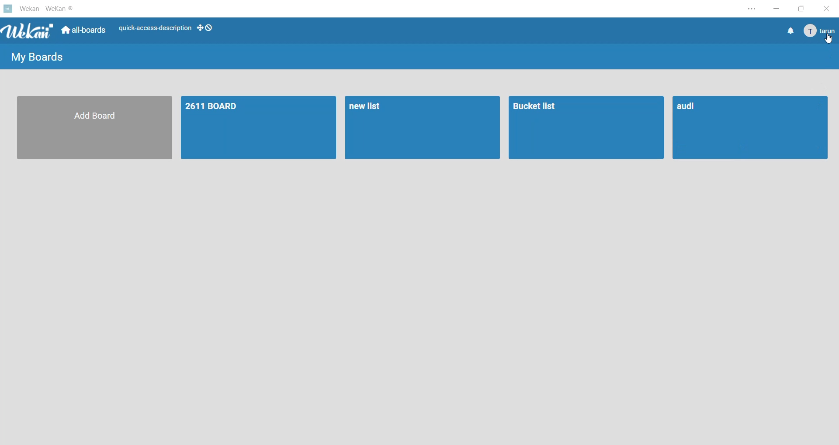  What do you see at coordinates (829, 39) in the screenshot?
I see `cursor` at bounding box center [829, 39].